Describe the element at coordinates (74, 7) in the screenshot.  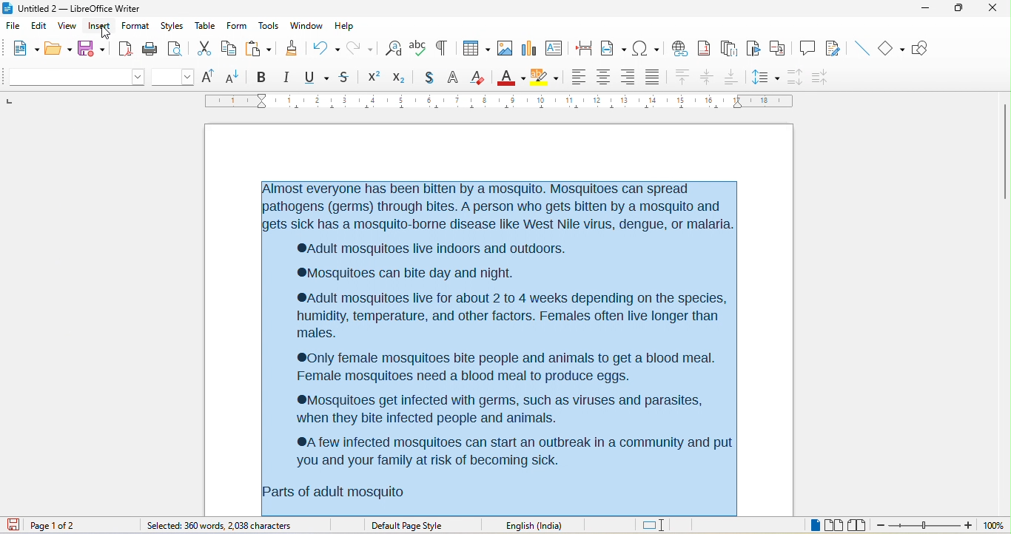
I see `untitled 2 - libreoffice writer` at that location.